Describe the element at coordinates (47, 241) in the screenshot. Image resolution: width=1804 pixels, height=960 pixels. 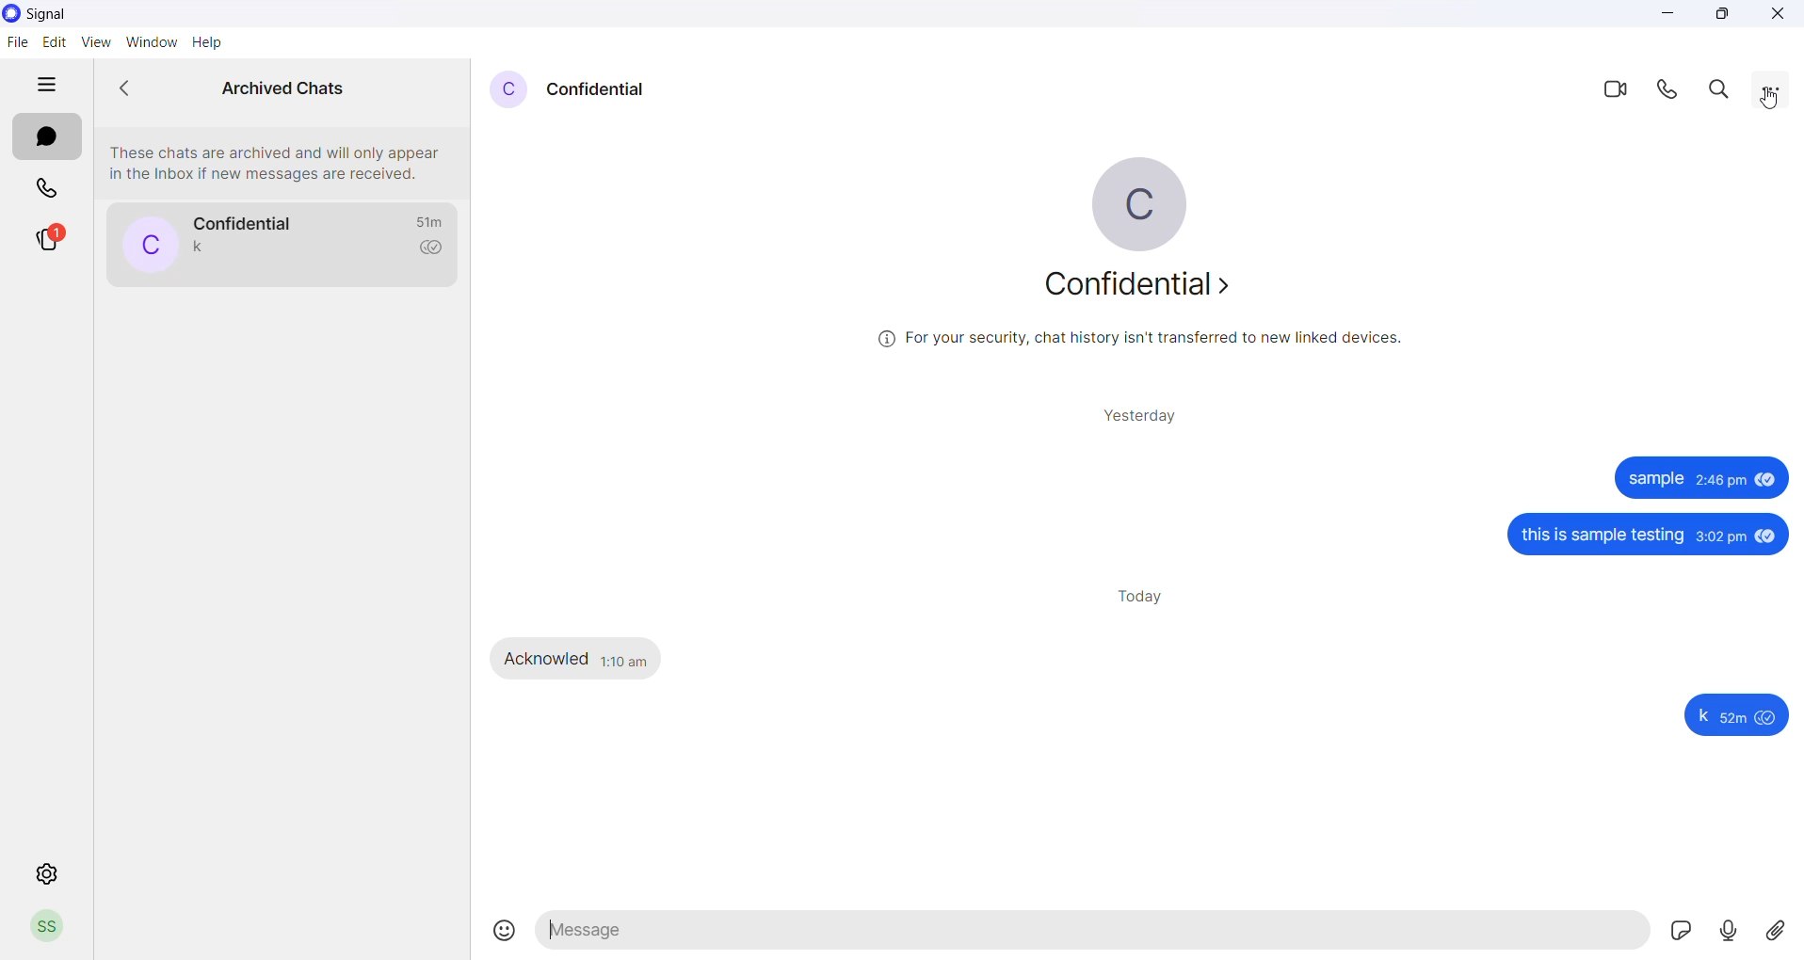
I see `stories` at that location.